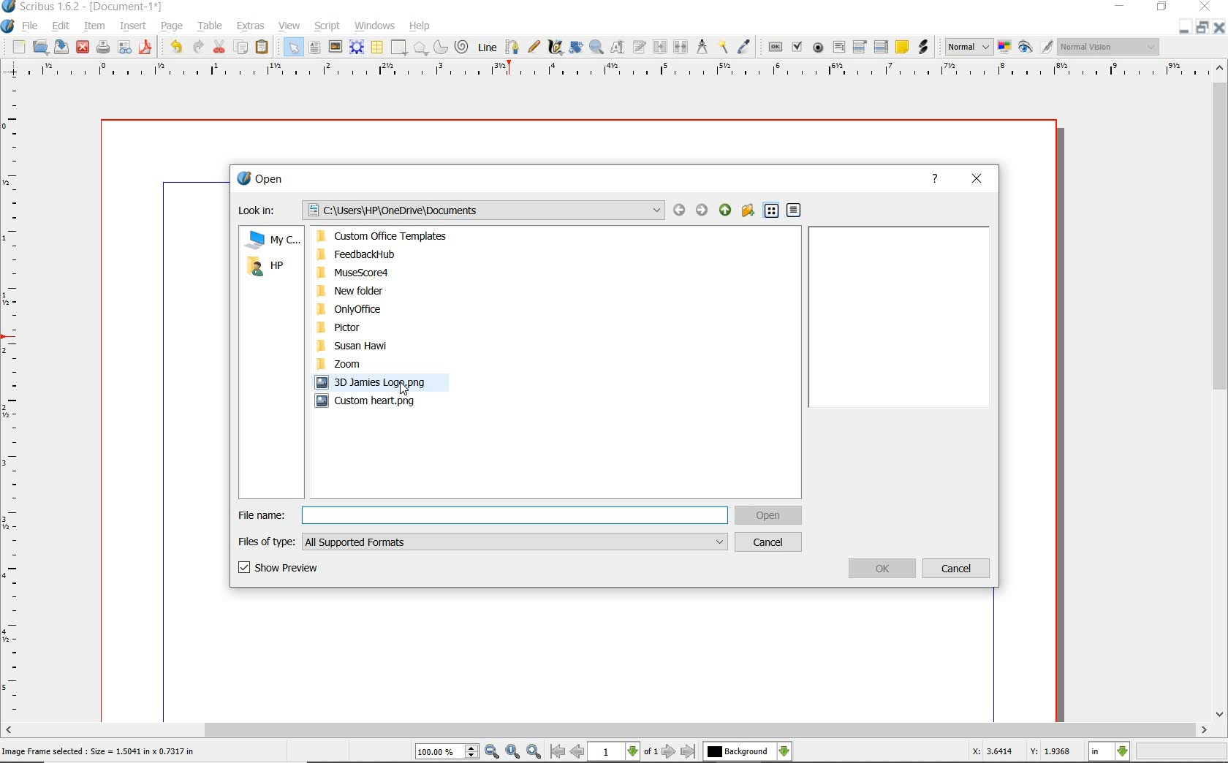 Image resolution: width=1228 pixels, height=763 pixels. Describe the element at coordinates (702, 47) in the screenshot. I see `measurements` at that location.